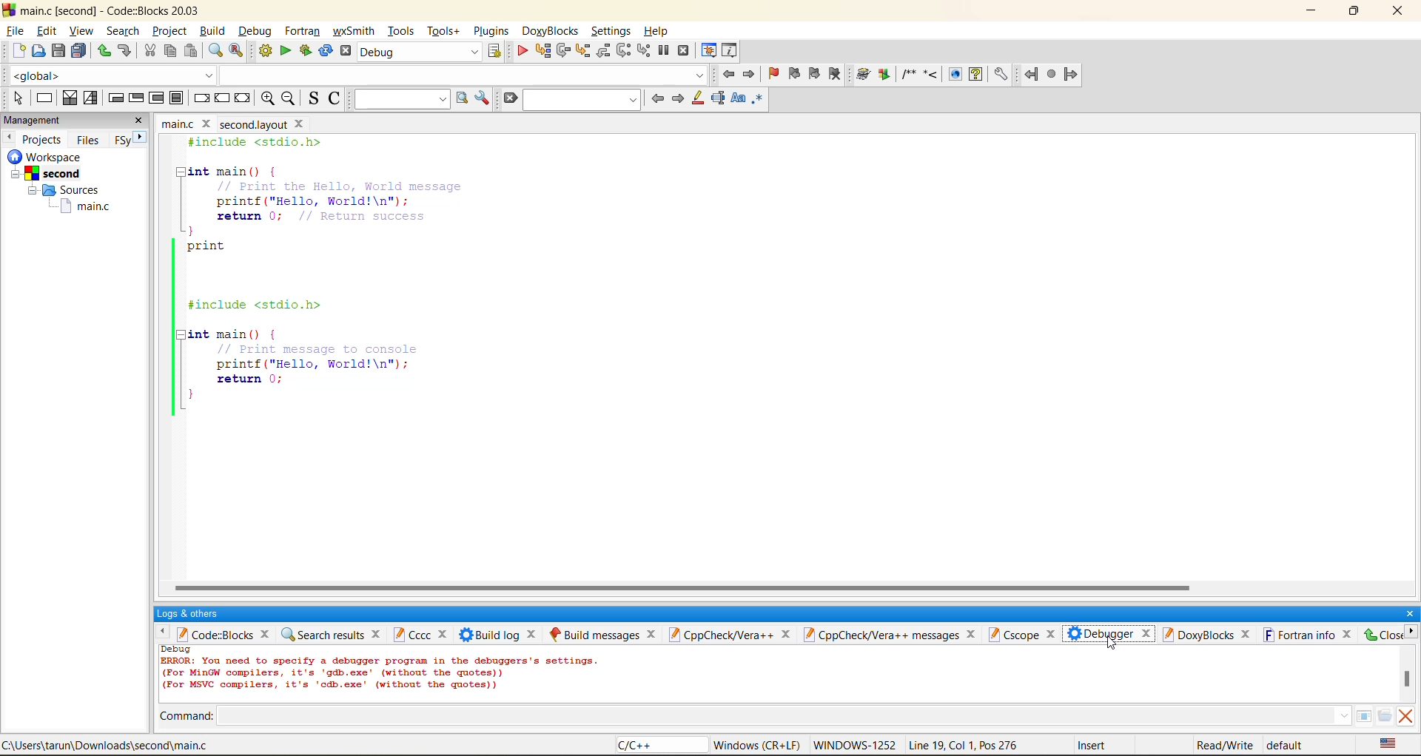 The width and height of the screenshot is (1421, 756). What do you see at coordinates (502, 634) in the screenshot?
I see `build log` at bounding box center [502, 634].